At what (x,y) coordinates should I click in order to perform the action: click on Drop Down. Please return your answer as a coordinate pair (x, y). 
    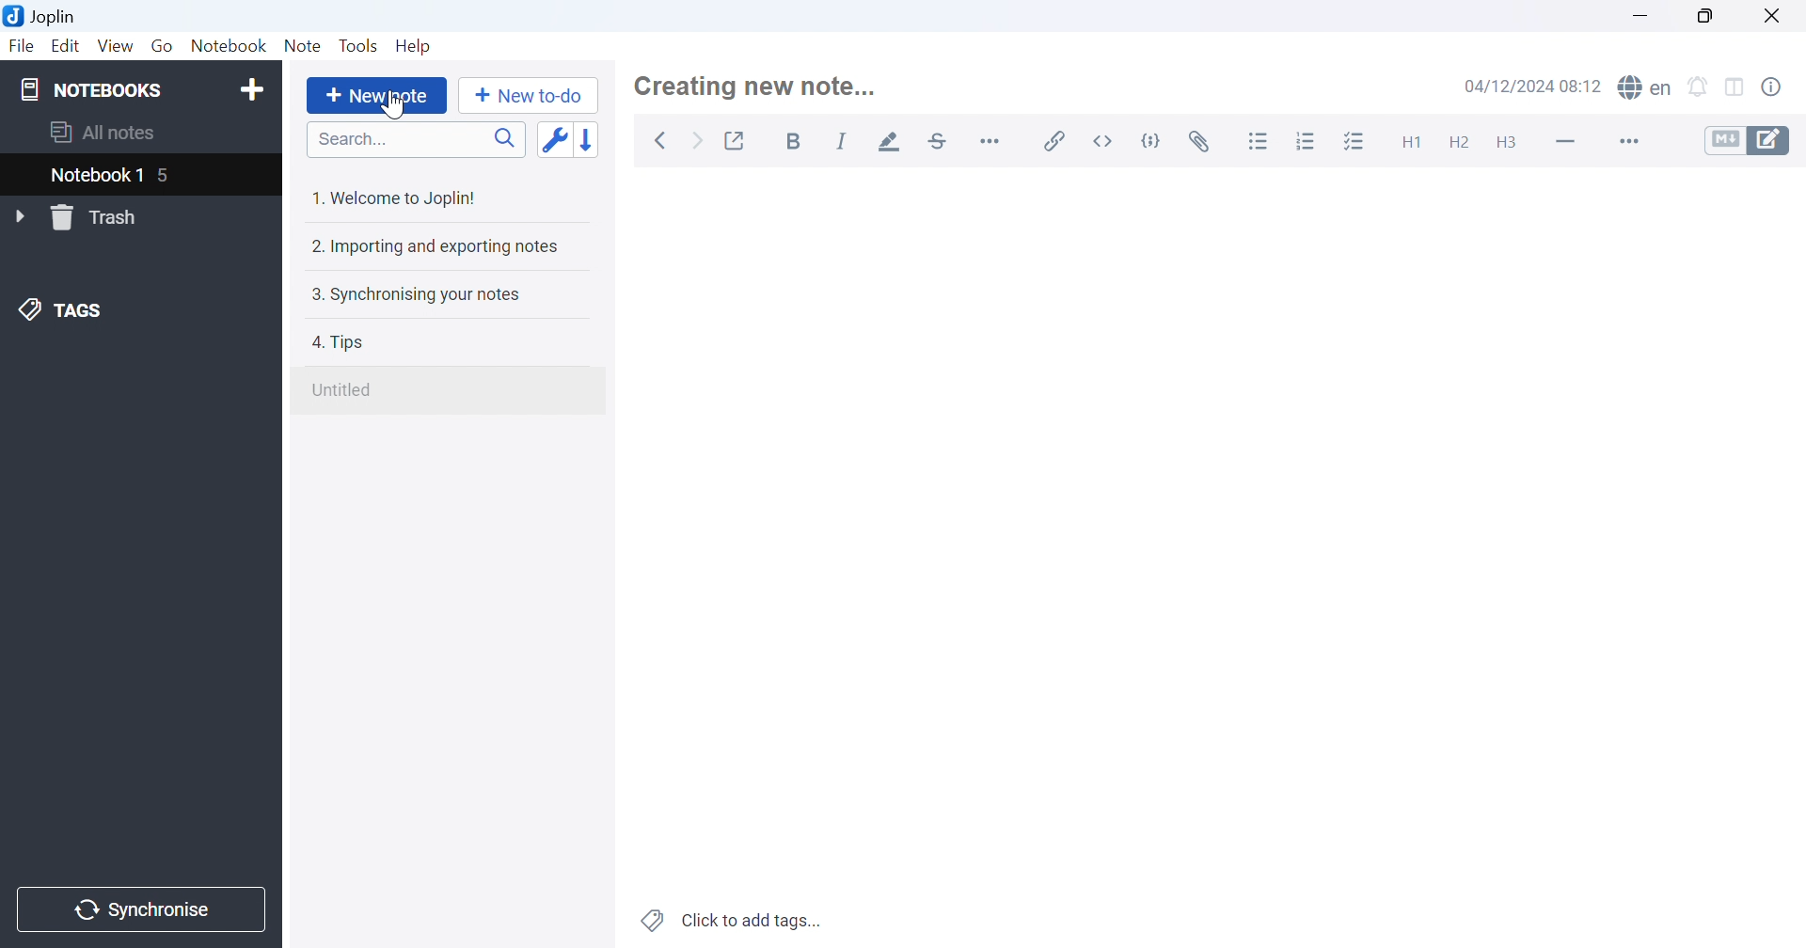
    Looking at the image, I should click on (19, 215).